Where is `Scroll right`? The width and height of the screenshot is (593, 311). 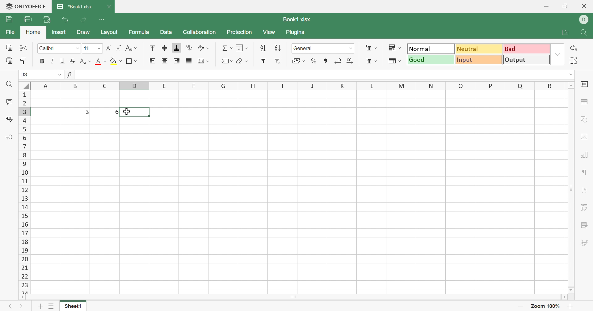 Scroll right is located at coordinates (564, 297).